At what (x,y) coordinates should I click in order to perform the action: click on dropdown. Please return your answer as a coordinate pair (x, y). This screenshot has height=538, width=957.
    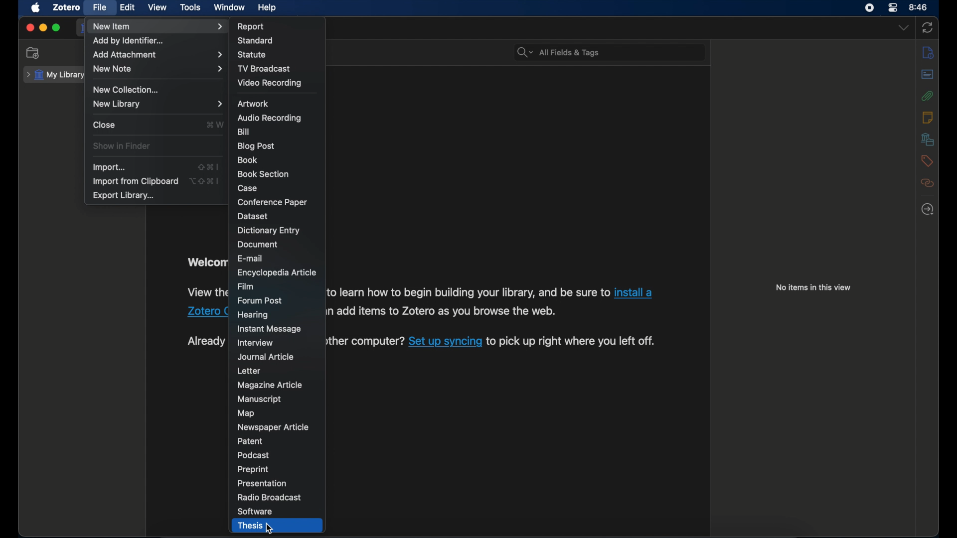
    Looking at the image, I should click on (906, 28).